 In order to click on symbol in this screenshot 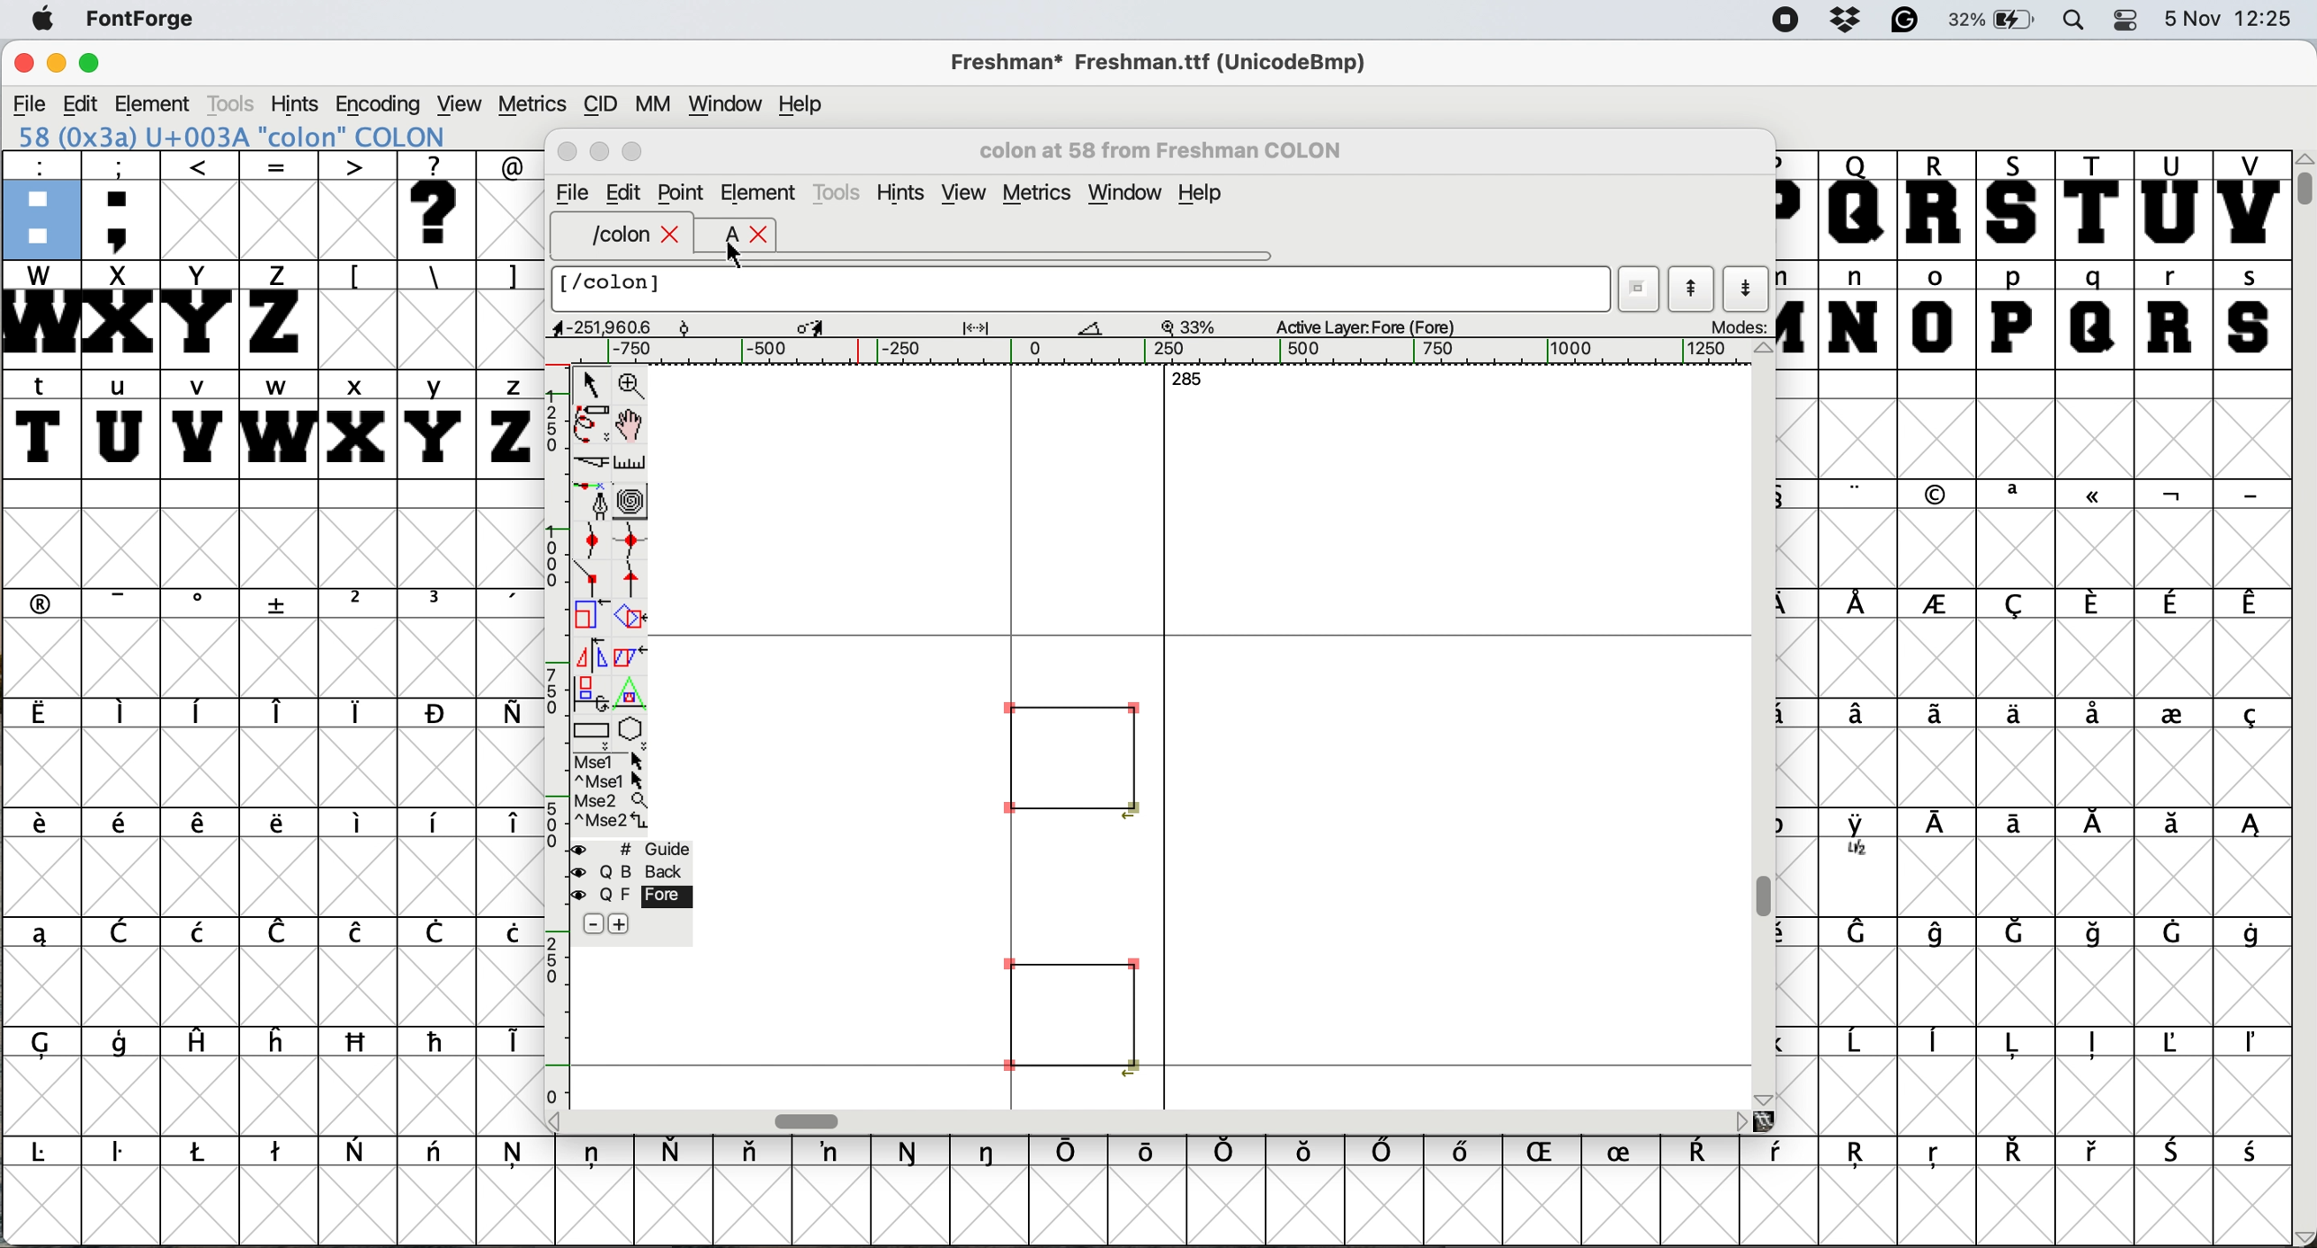, I will do `click(595, 1155)`.